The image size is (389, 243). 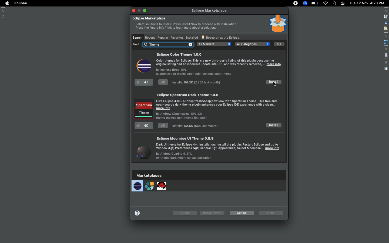 I want to click on Eclipse spectrum dark themes , so click(x=218, y=106).